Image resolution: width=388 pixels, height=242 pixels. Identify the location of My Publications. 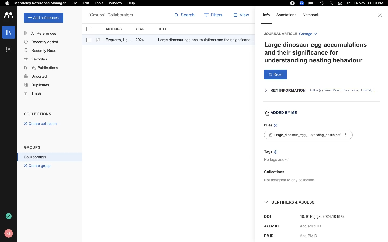
(41, 69).